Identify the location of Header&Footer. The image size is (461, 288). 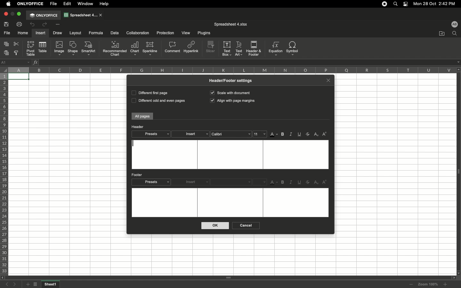
(254, 48).